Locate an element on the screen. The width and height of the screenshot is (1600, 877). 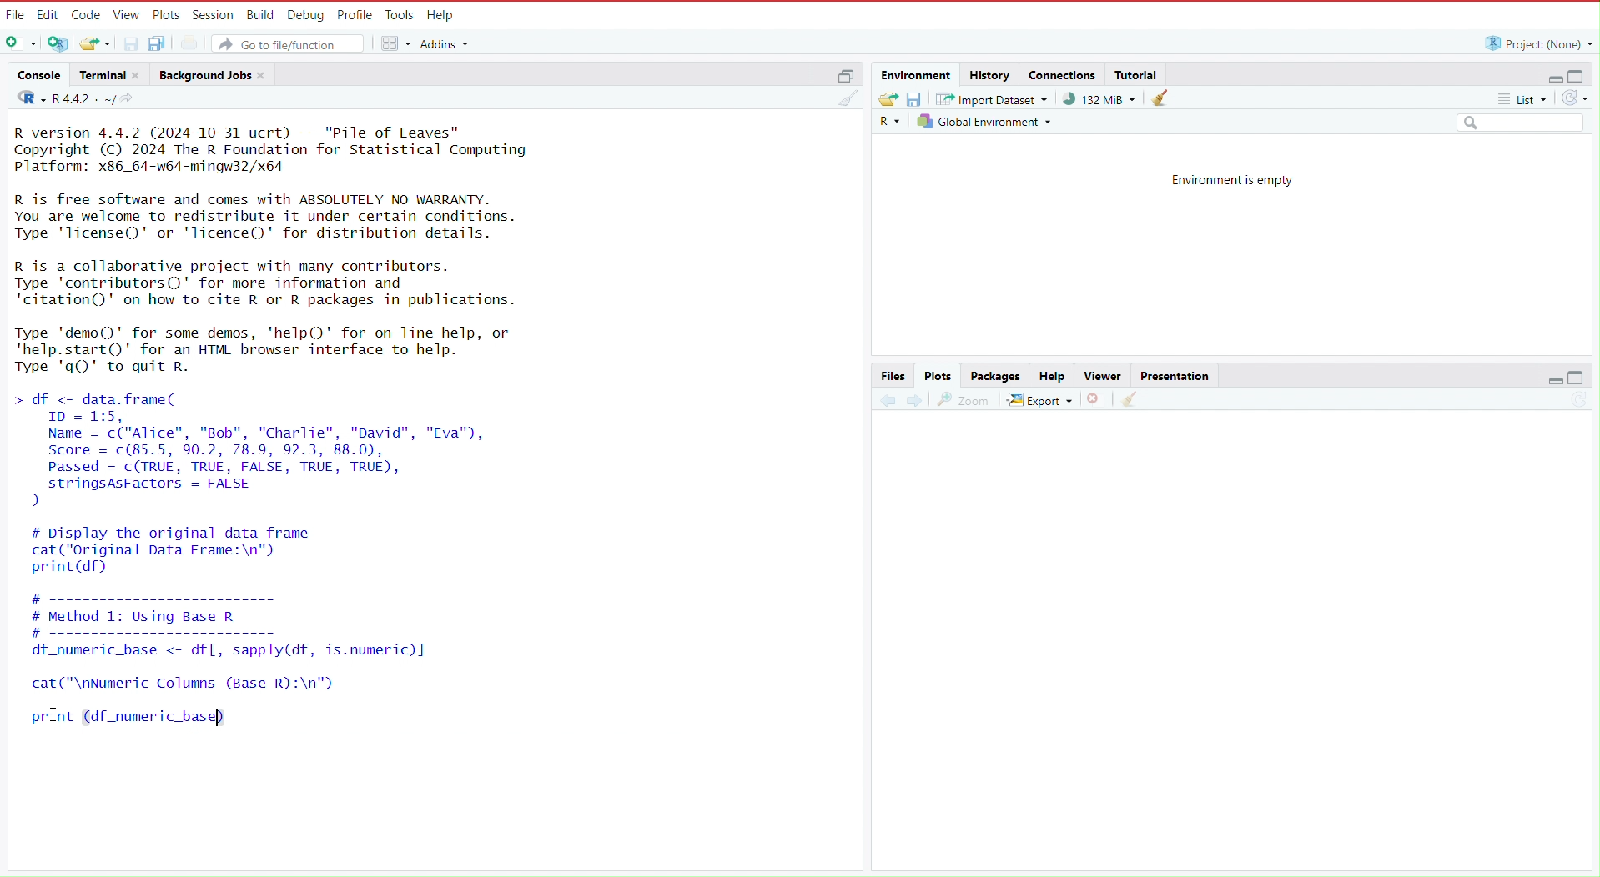
df _numeric_base <- df[, sapply(df, is.numeric)]
cat ("\nNumeric Columns (Base R):\n") is located at coordinates (251, 668).